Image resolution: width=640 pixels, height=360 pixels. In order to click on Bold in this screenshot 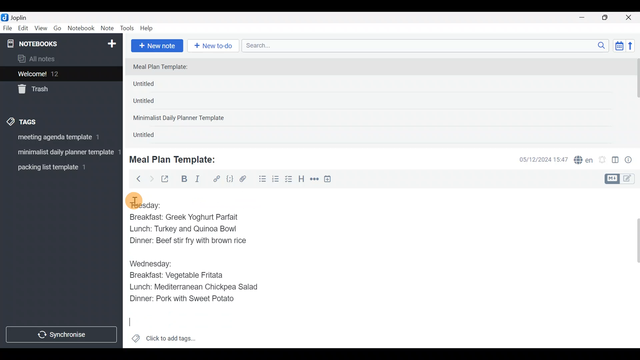, I will do `click(184, 180)`.